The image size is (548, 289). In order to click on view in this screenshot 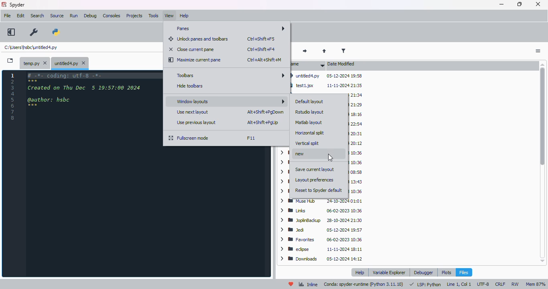, I will do `click(169, 16)`.